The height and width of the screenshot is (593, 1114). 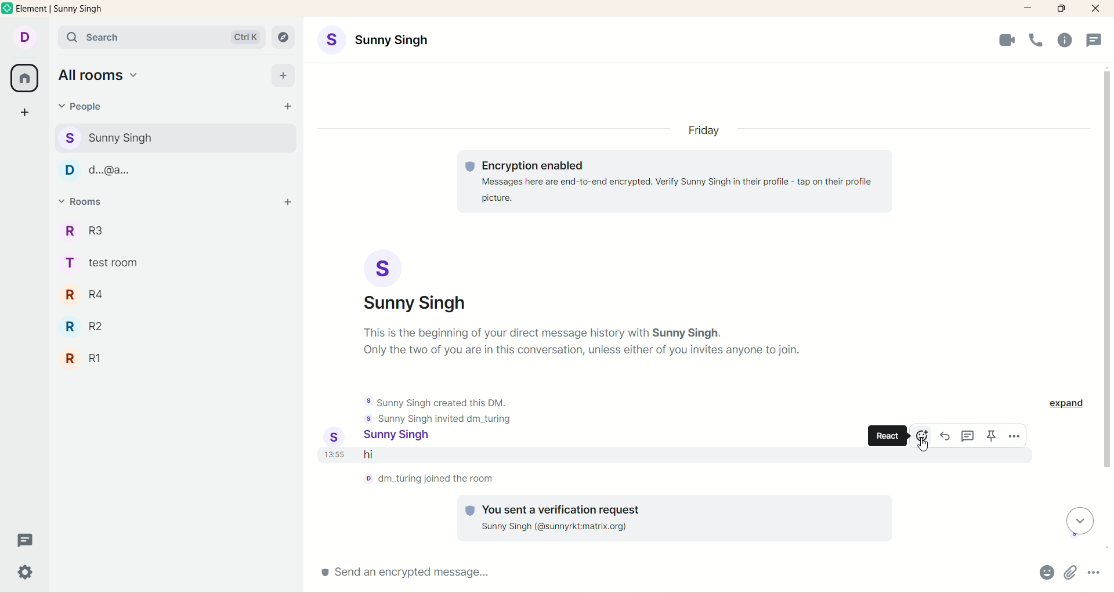 What do you see at coordinates (887, 436) in the screenshot?
I see `React - description of cursor selection` at bounding box center [887, 436].